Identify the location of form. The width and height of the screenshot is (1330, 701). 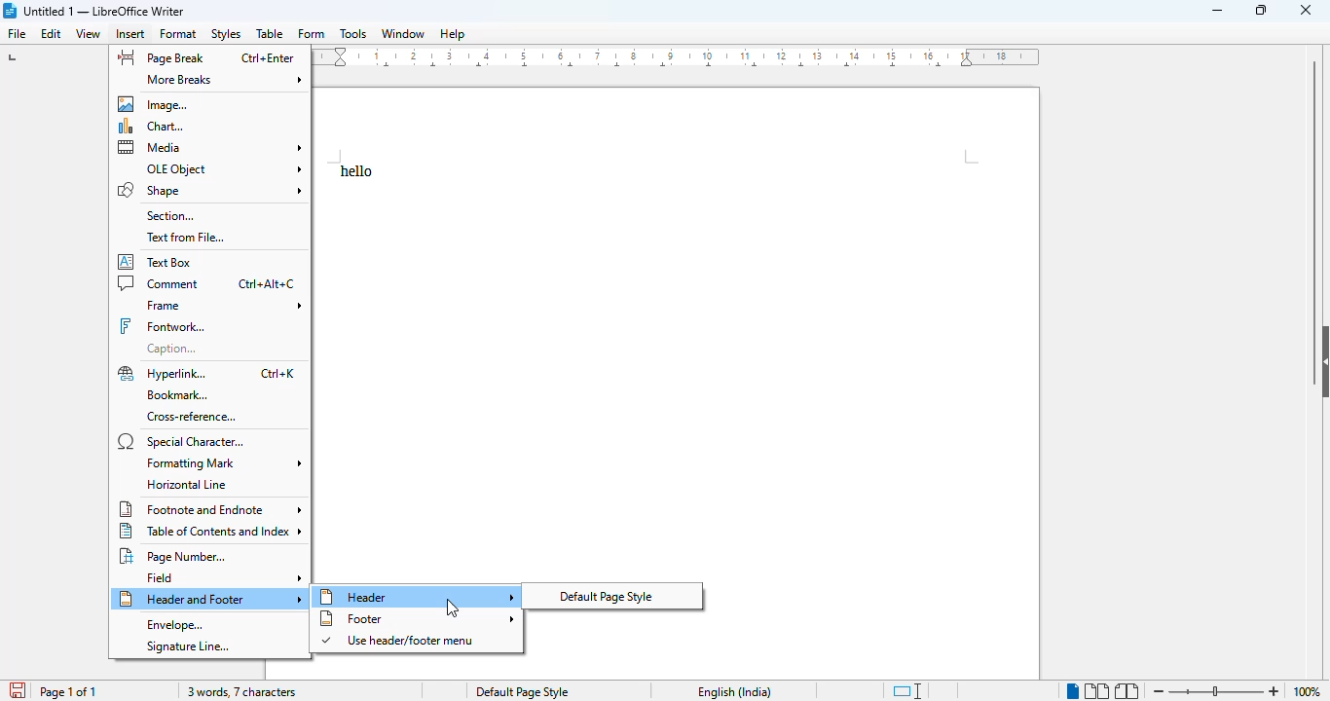
(312, 33).